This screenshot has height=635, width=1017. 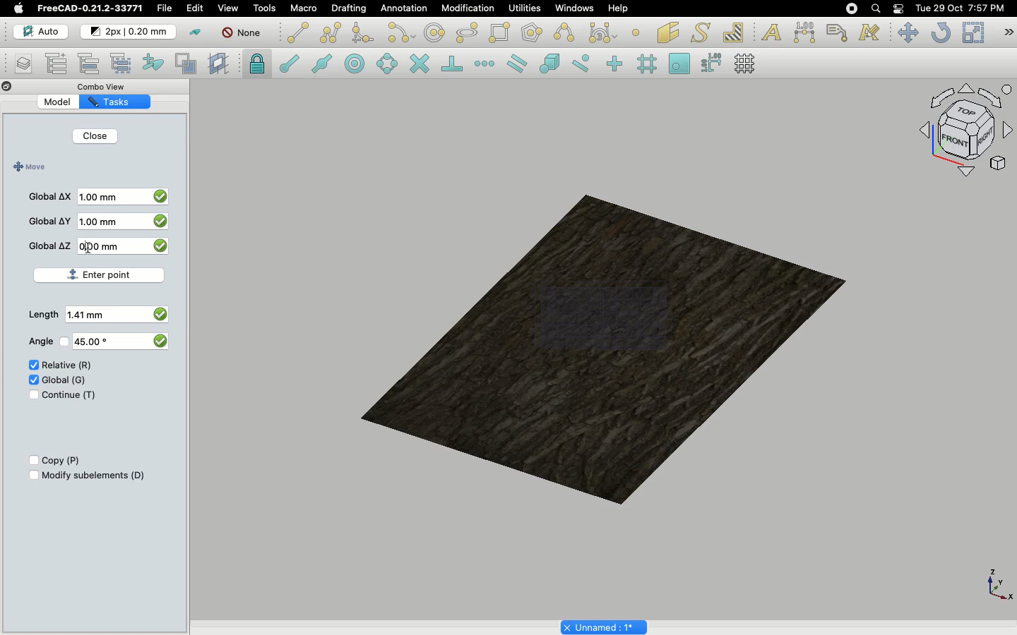 What do you see at coordinates (264, 8) in the screenshot?
I see `Tools` at bounding box center [264, 8].